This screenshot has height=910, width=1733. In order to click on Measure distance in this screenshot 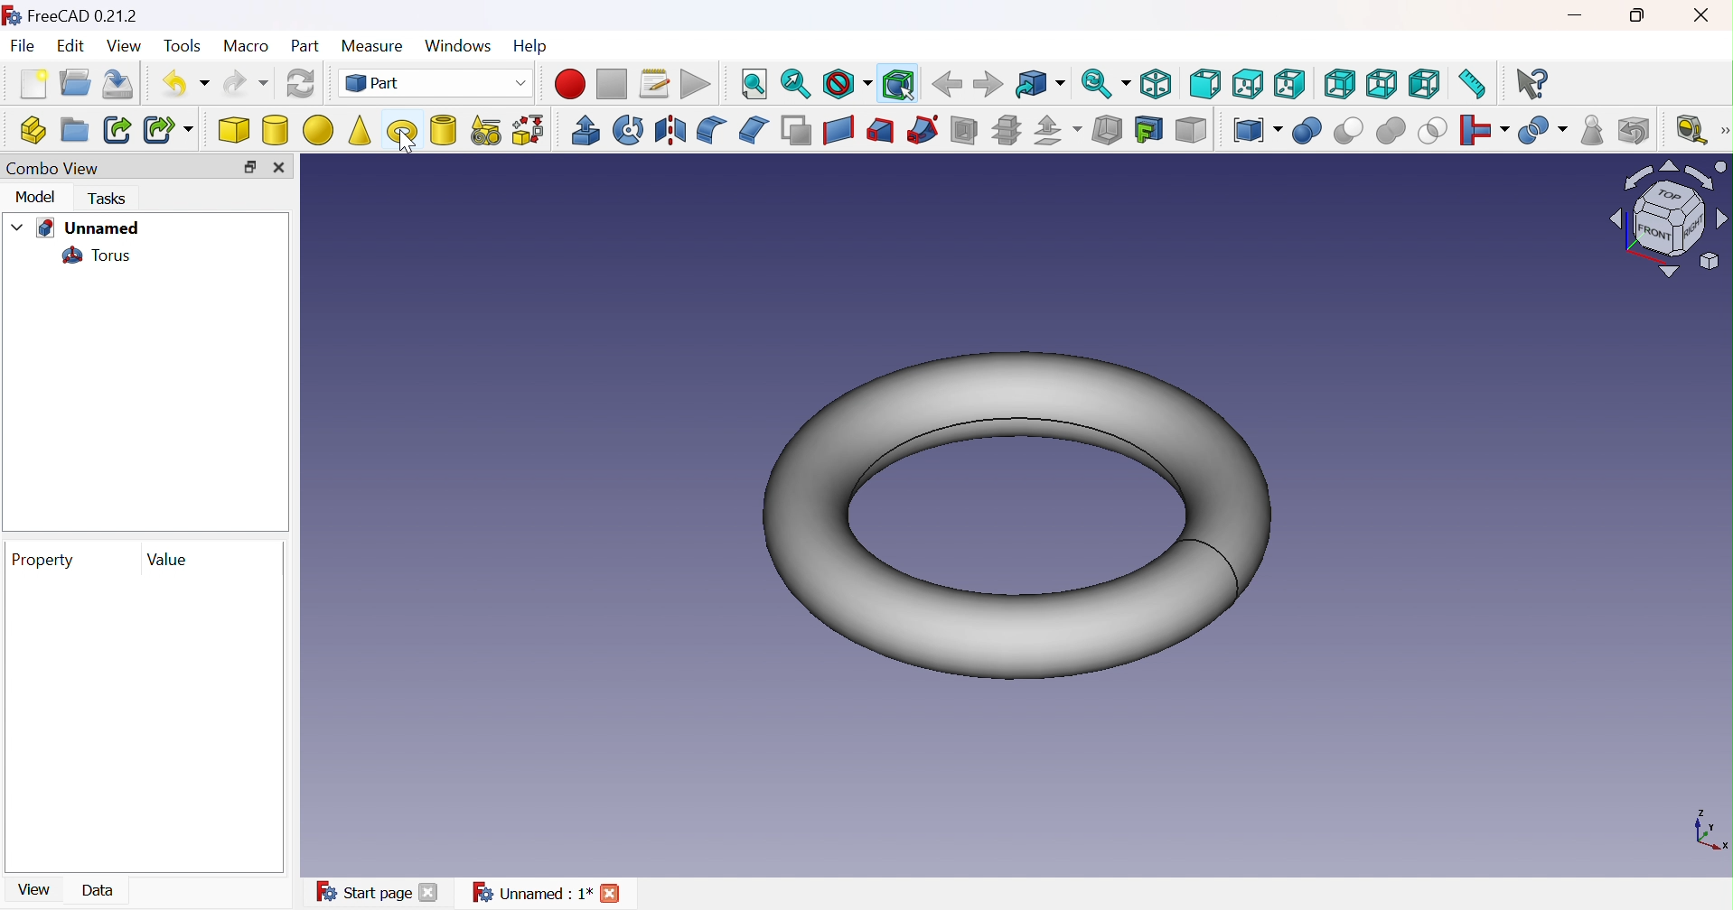, I will do `click(1477, 83)`.